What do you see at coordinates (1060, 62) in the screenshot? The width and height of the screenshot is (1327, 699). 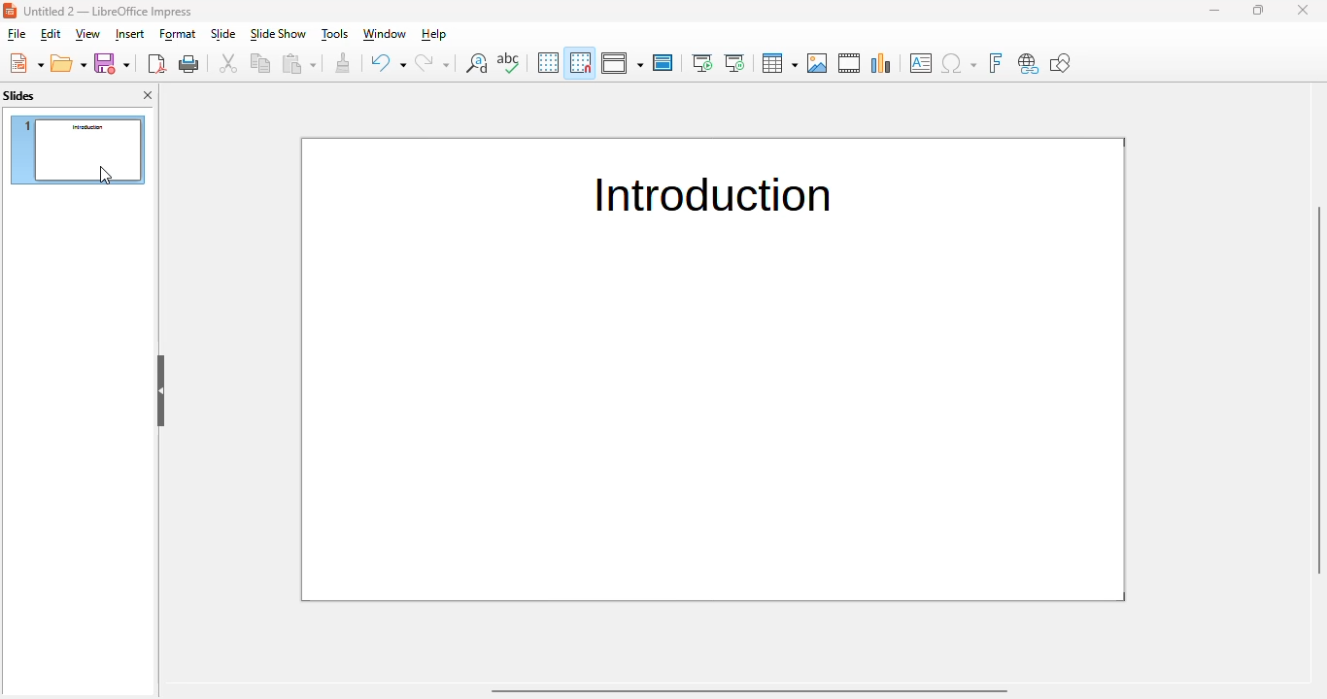 I see `show draw functions` at bounding box center [1060, 62].